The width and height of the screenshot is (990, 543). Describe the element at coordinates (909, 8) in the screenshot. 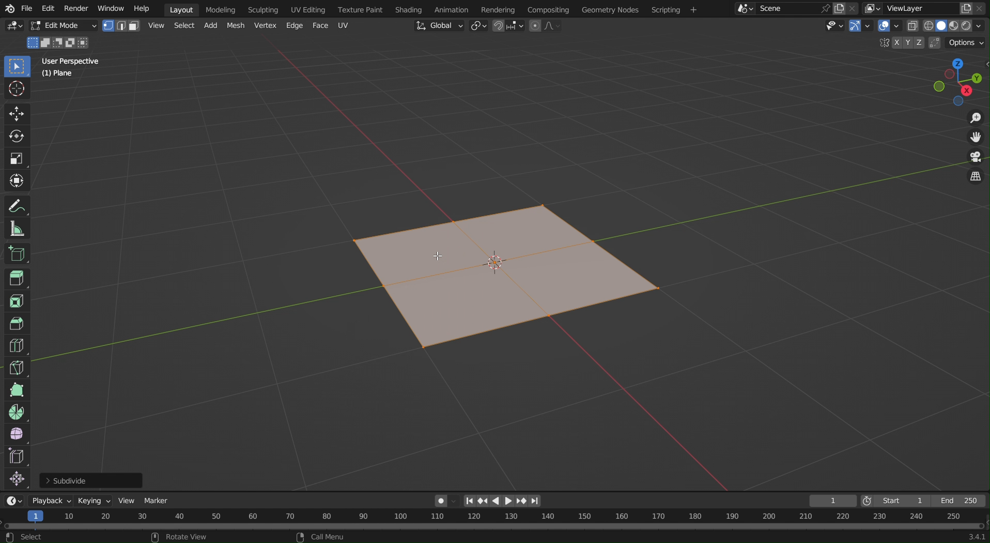

I see `View Layer` at that location.